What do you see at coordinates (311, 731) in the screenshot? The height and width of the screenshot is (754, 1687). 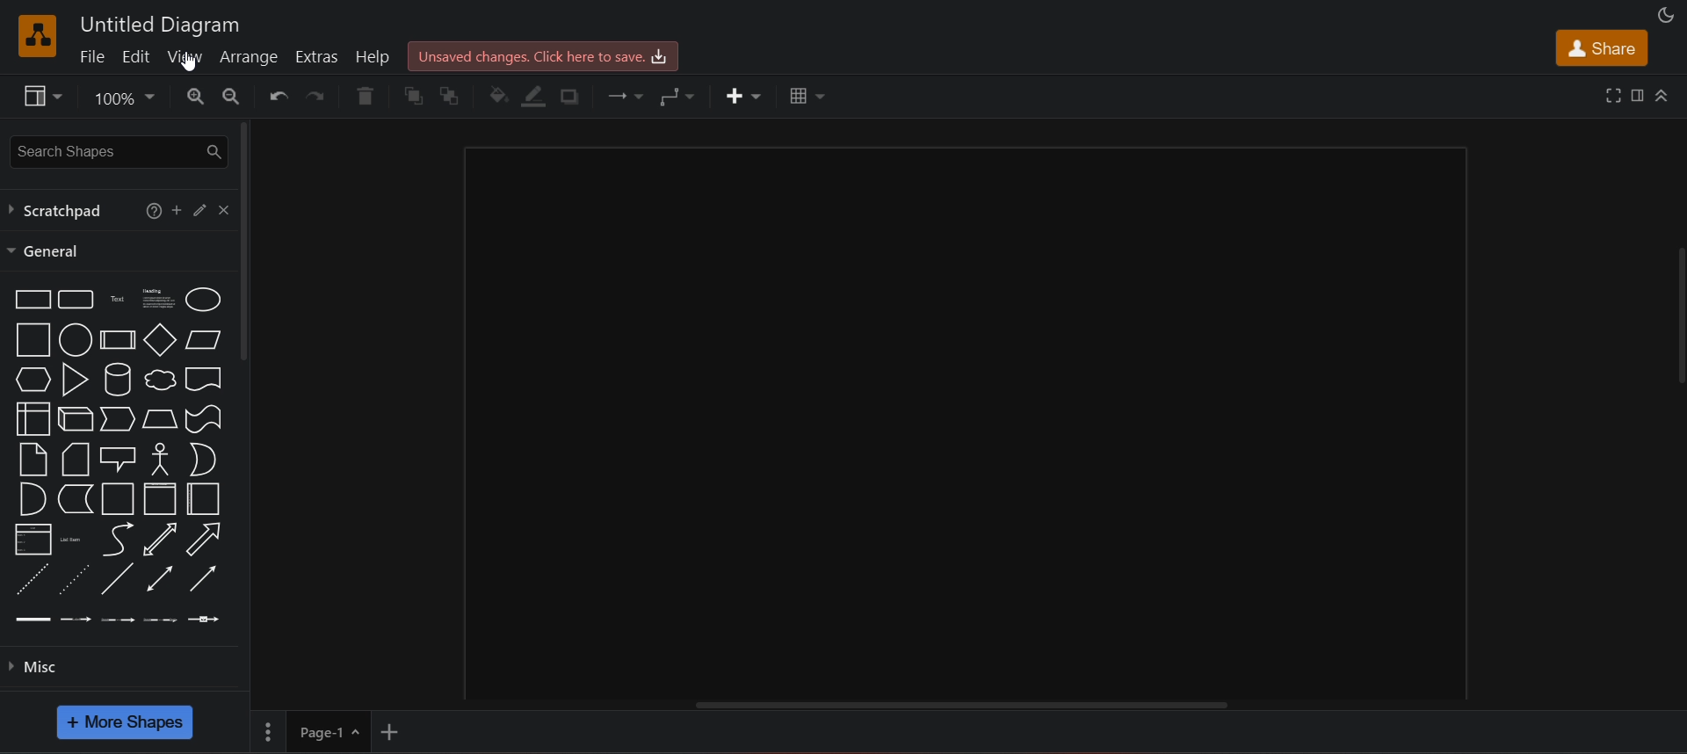 I see `page 1` at bounding box center [311, 731].